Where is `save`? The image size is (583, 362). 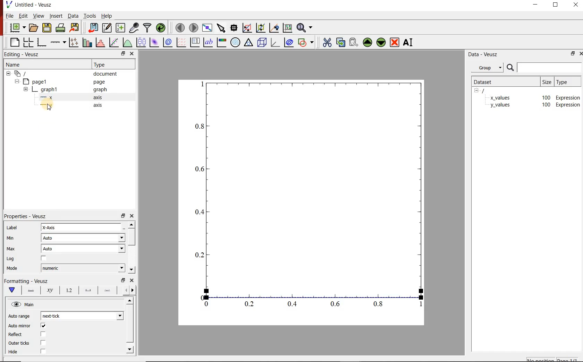 save is located at coordinates (47, 27).